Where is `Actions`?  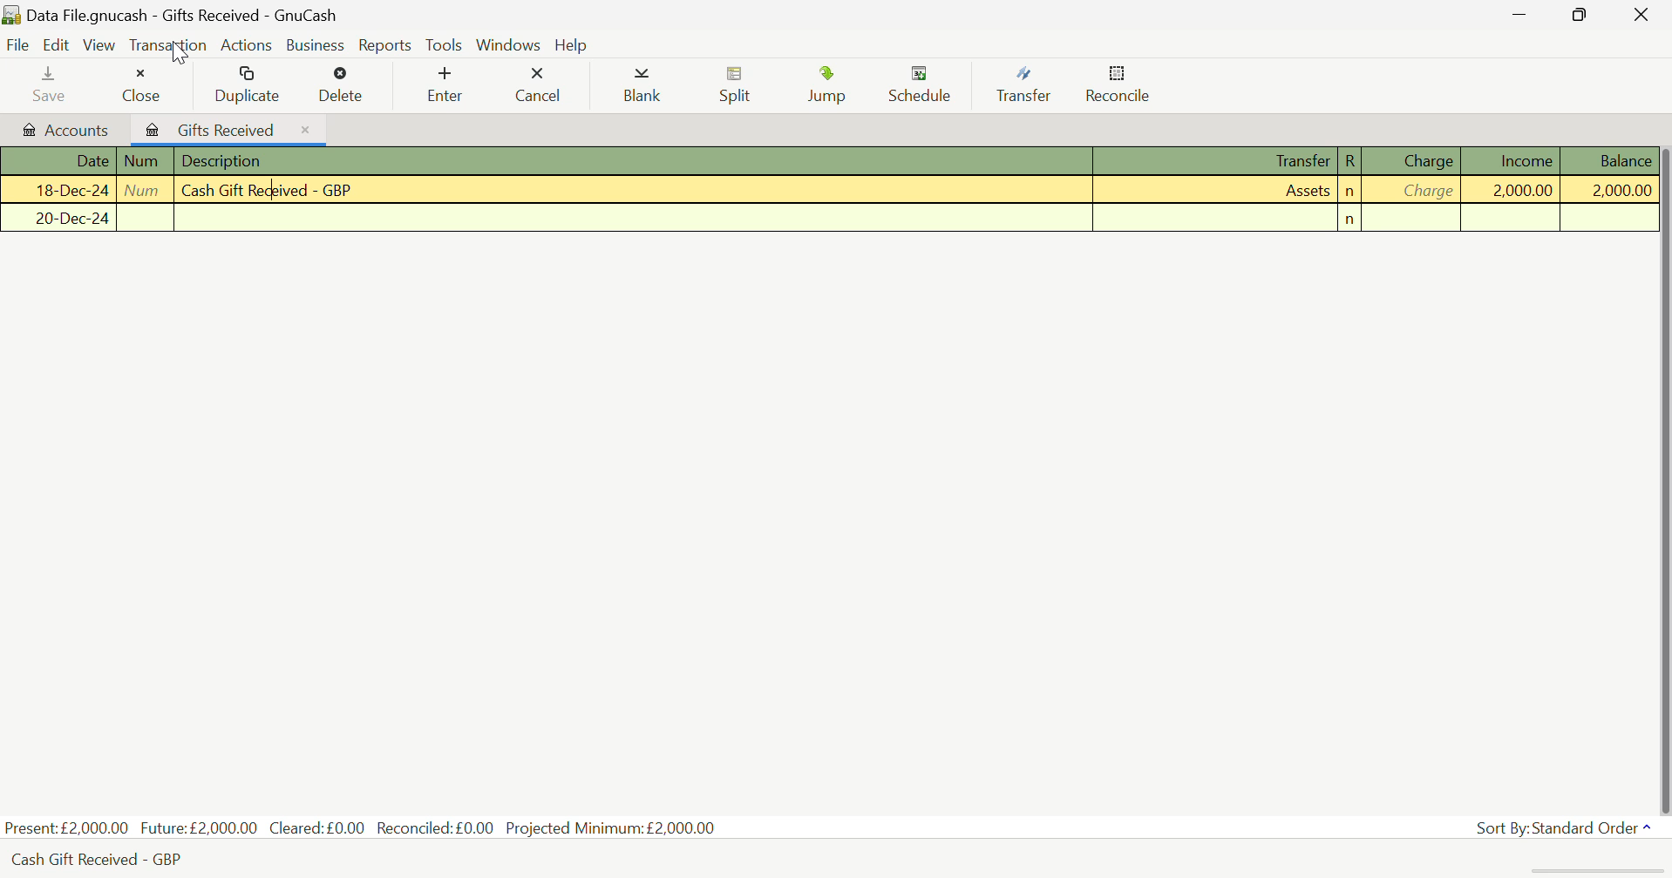
Actions is located at coordinates (246, 44).